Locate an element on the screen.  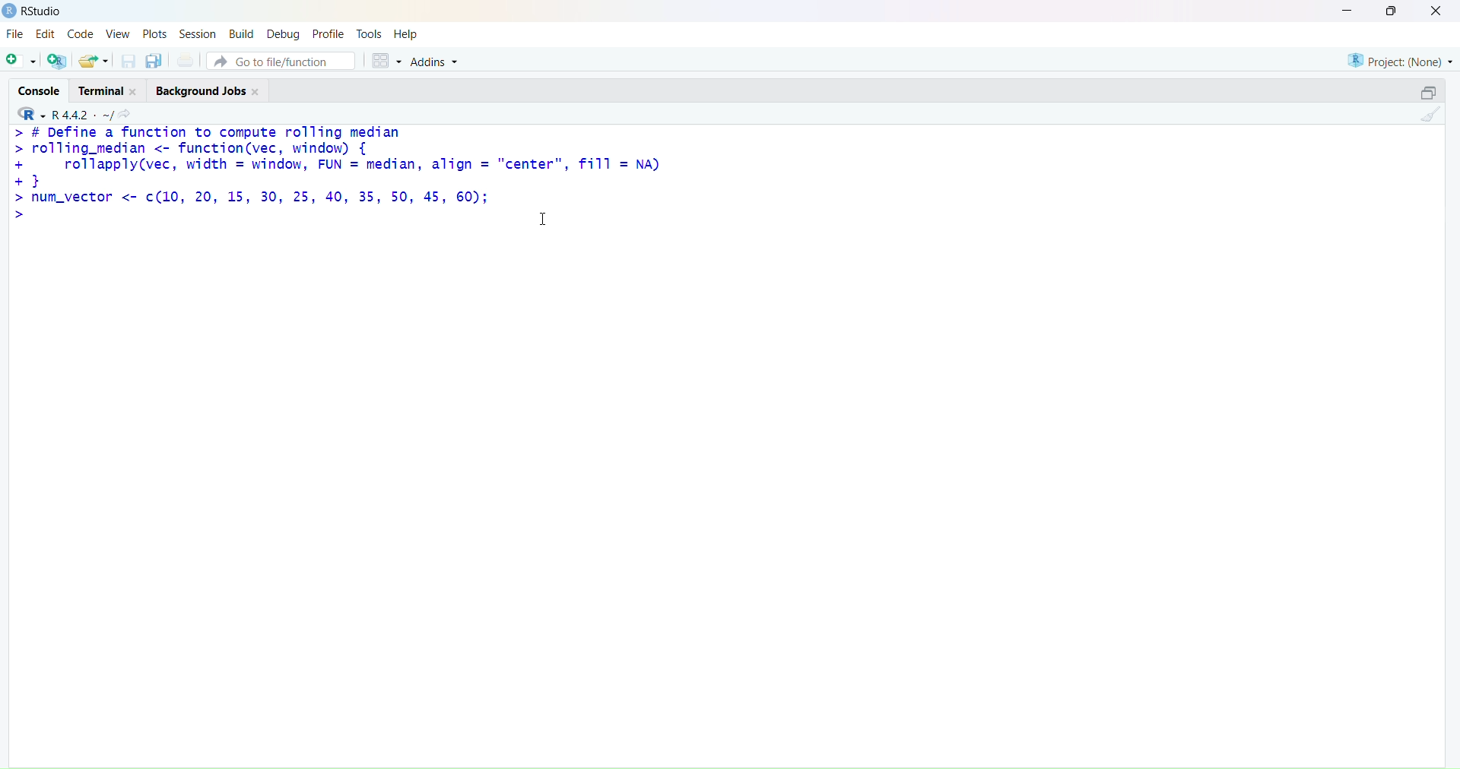
help is located at coordinates (408, 35).